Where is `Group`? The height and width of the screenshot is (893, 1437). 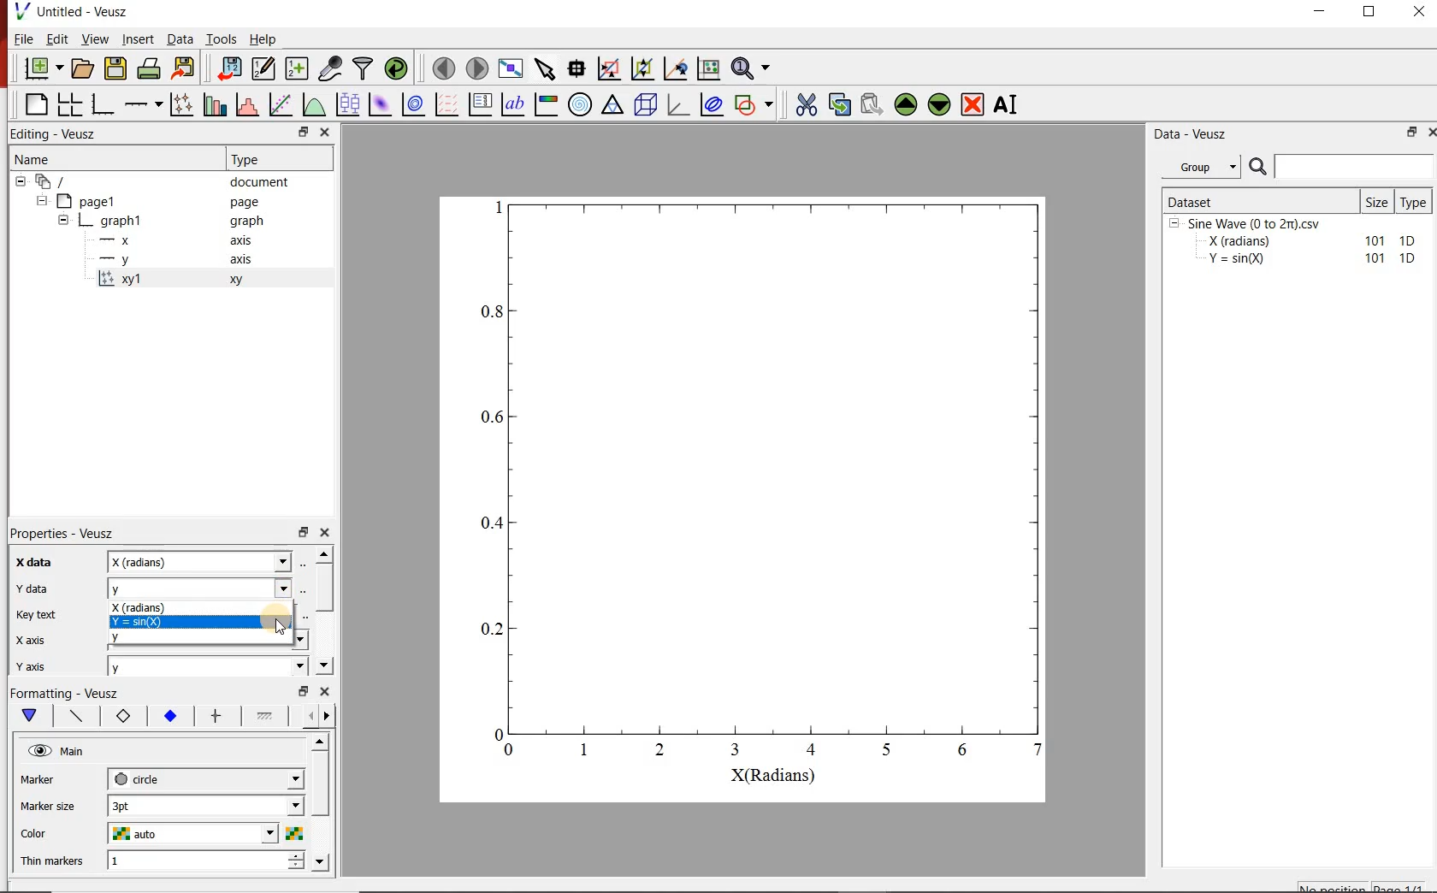 Group is located at coordinates (1206, 167).